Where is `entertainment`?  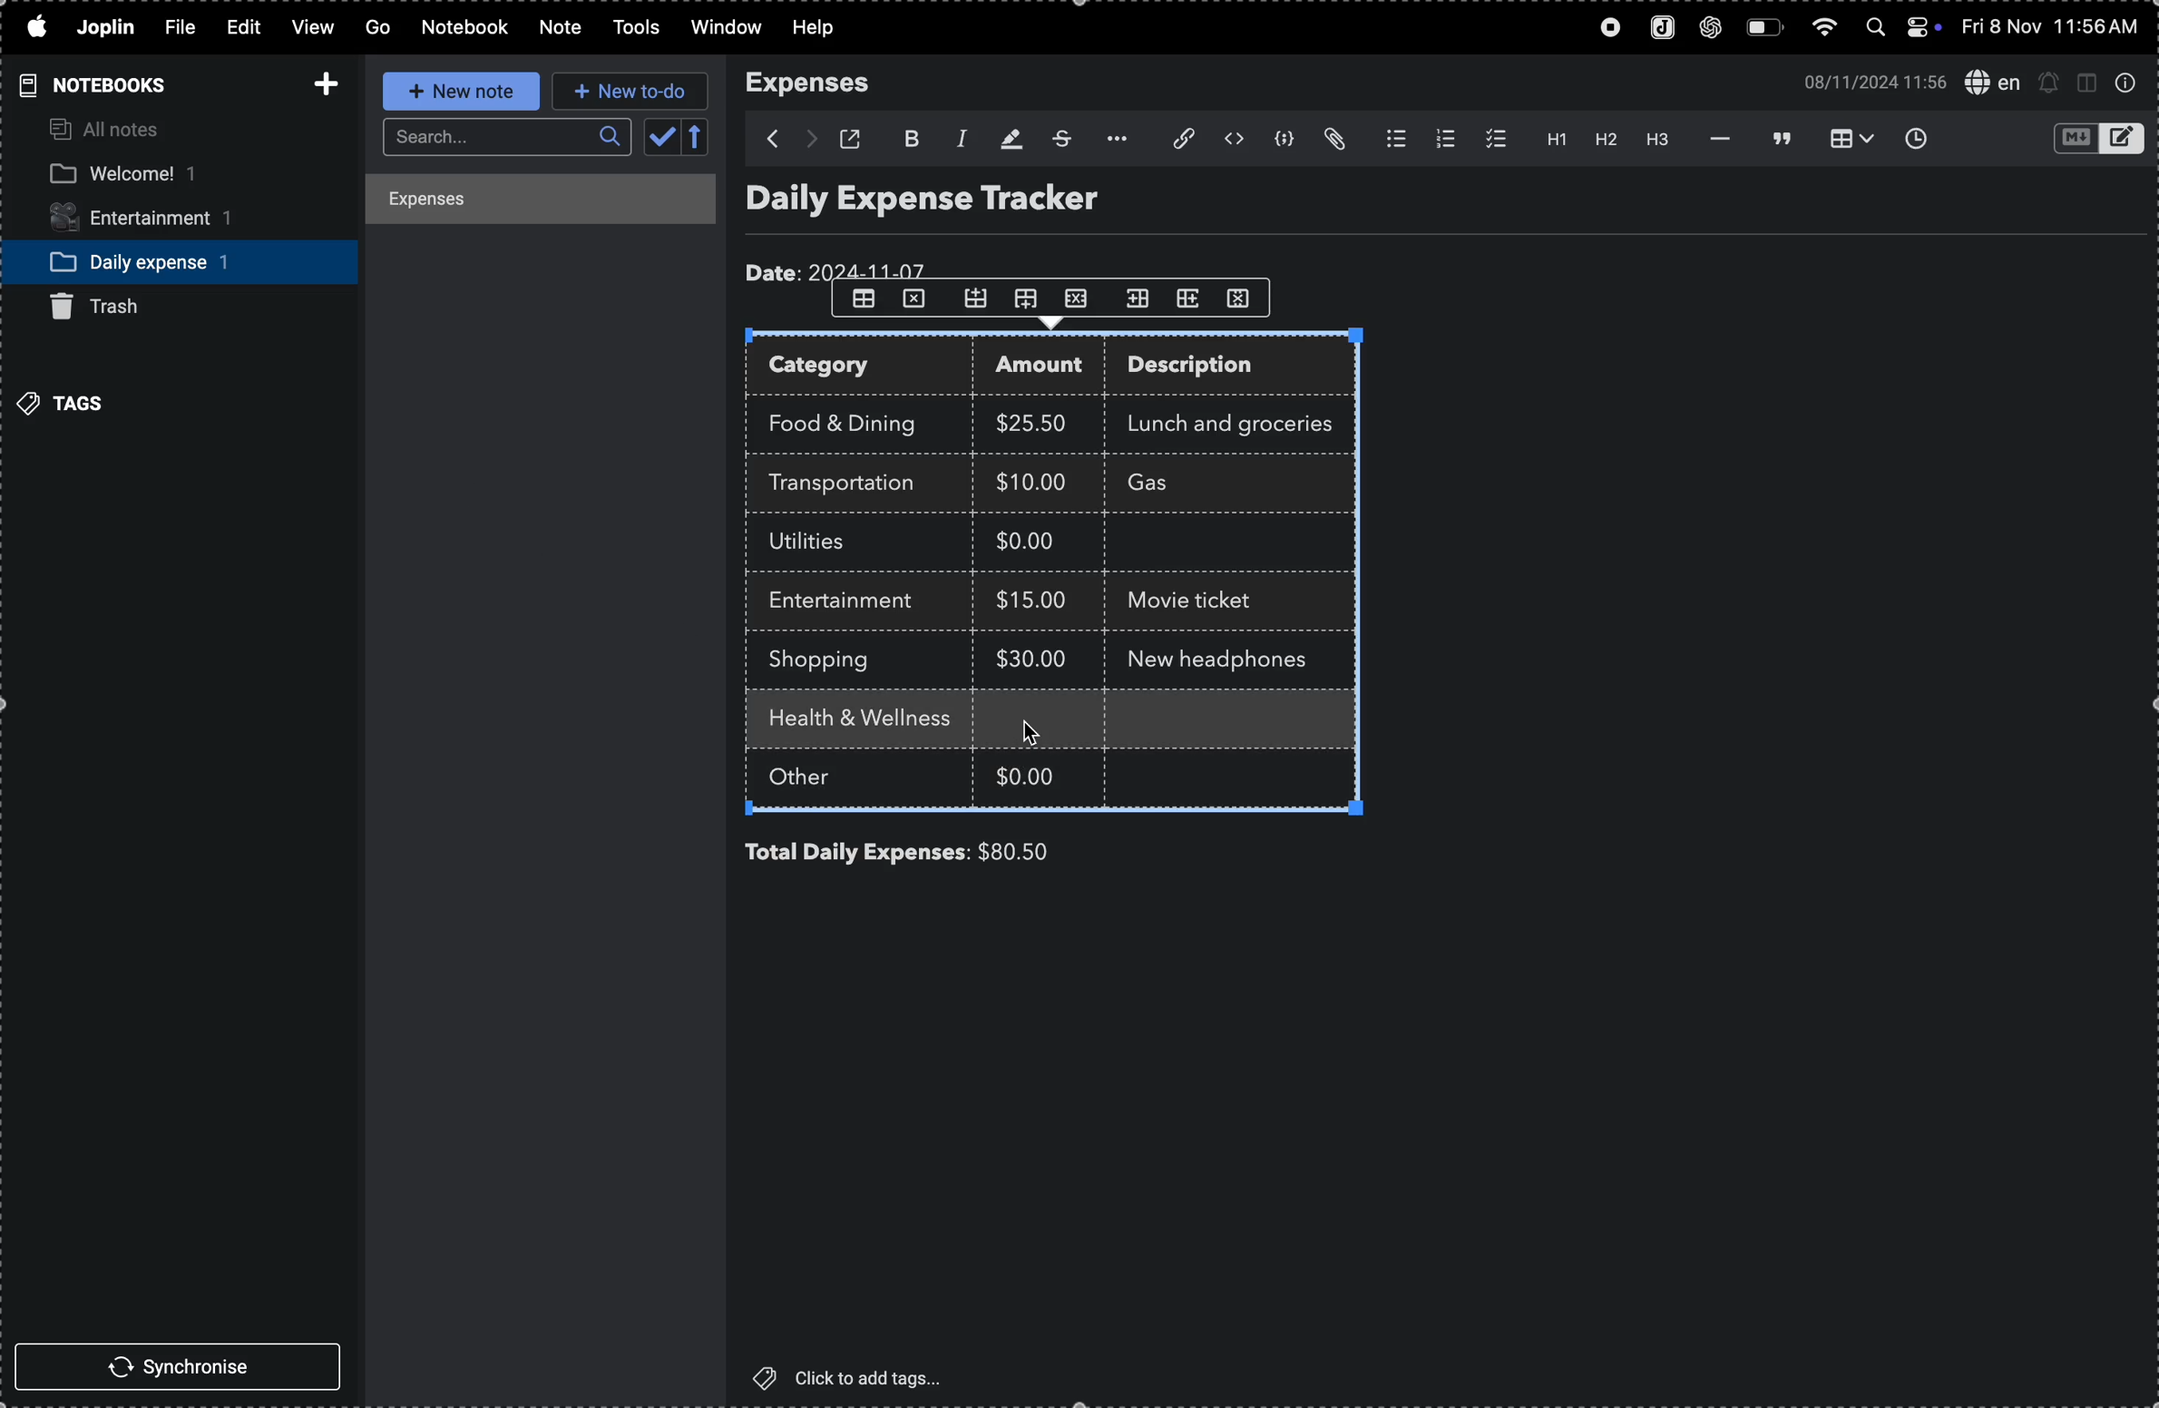
entertainment is located at coordinates (851, 601).